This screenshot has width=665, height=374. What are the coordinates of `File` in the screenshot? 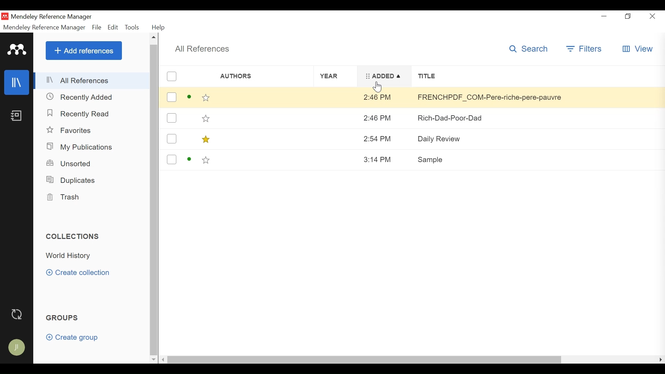 It's located at (97, 27).